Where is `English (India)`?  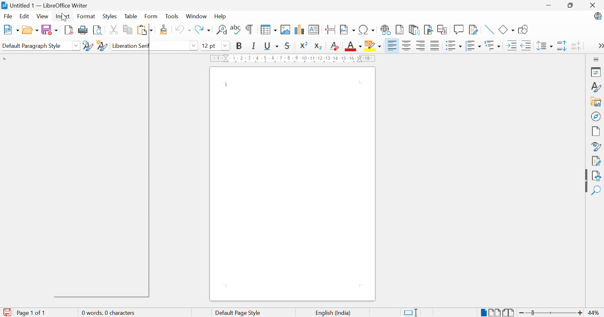 English (India) is located at coordinates (332, 313).